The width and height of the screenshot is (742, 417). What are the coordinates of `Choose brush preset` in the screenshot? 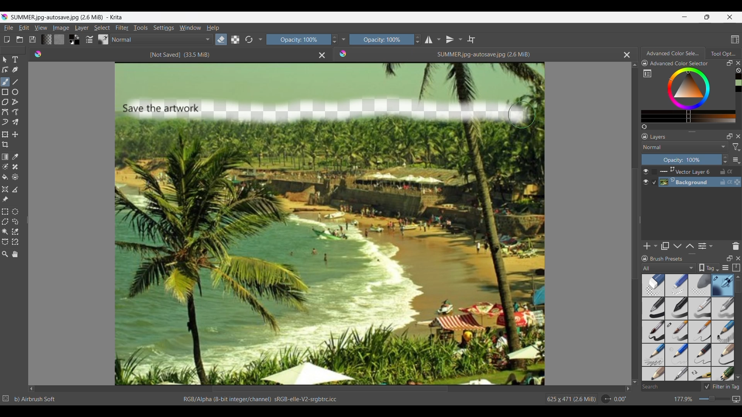 It's located at (104, 39).